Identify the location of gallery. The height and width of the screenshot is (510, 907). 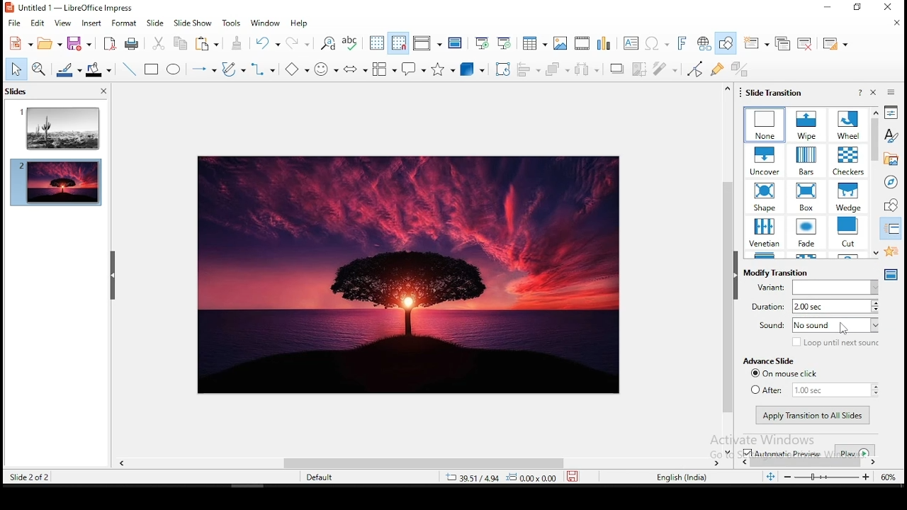
(892, 159).